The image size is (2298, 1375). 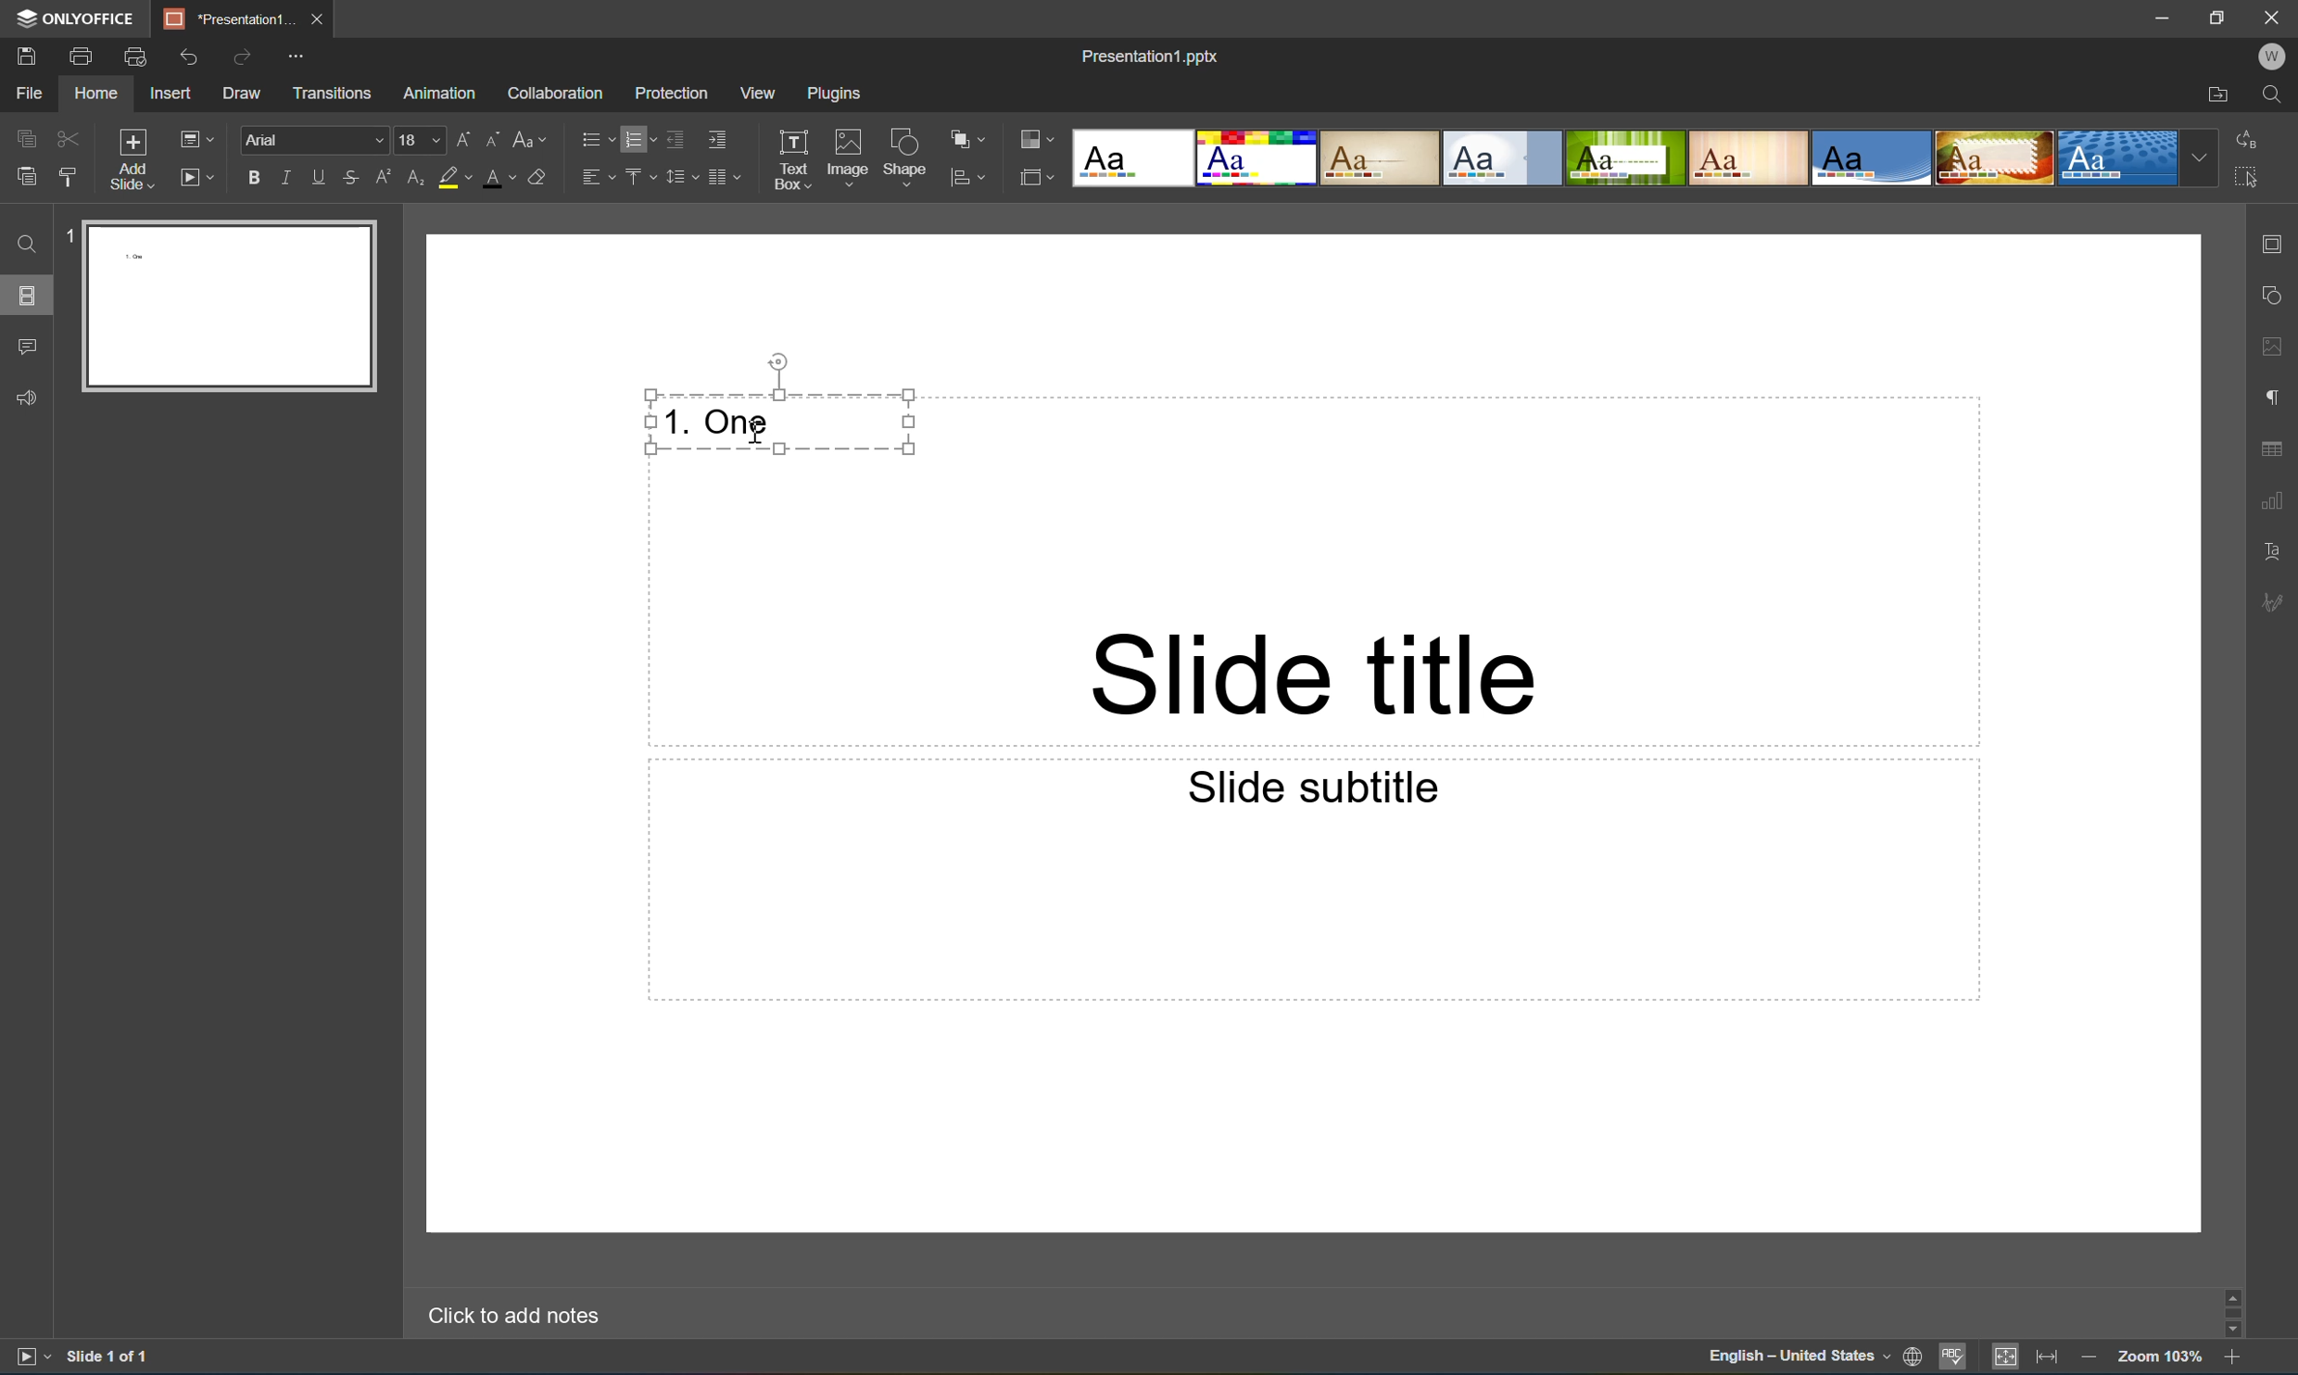 I want to click on Arrange shape, so click(x=967, y=134).